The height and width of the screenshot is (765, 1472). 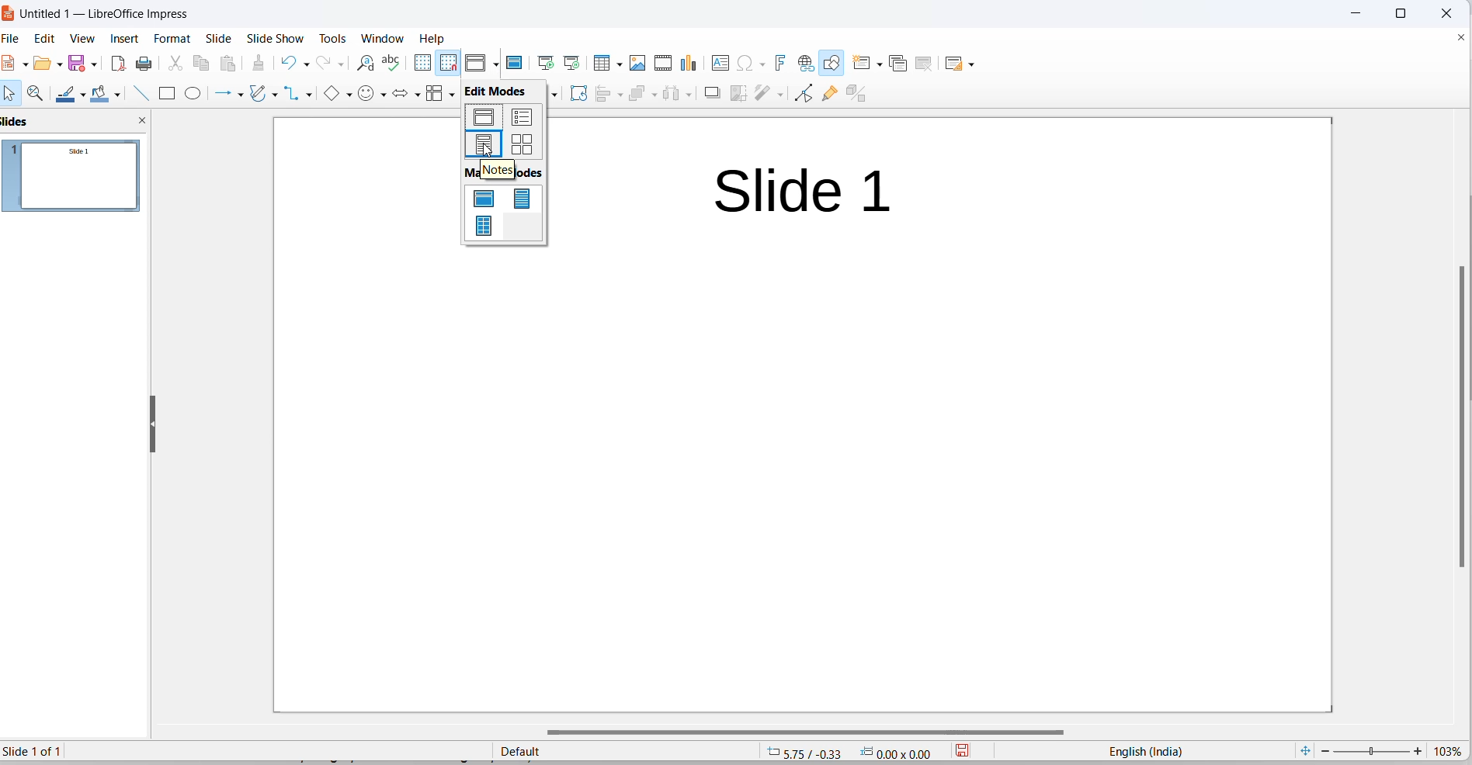 I want to click on increase zoom, so click(x=1419, y=753).